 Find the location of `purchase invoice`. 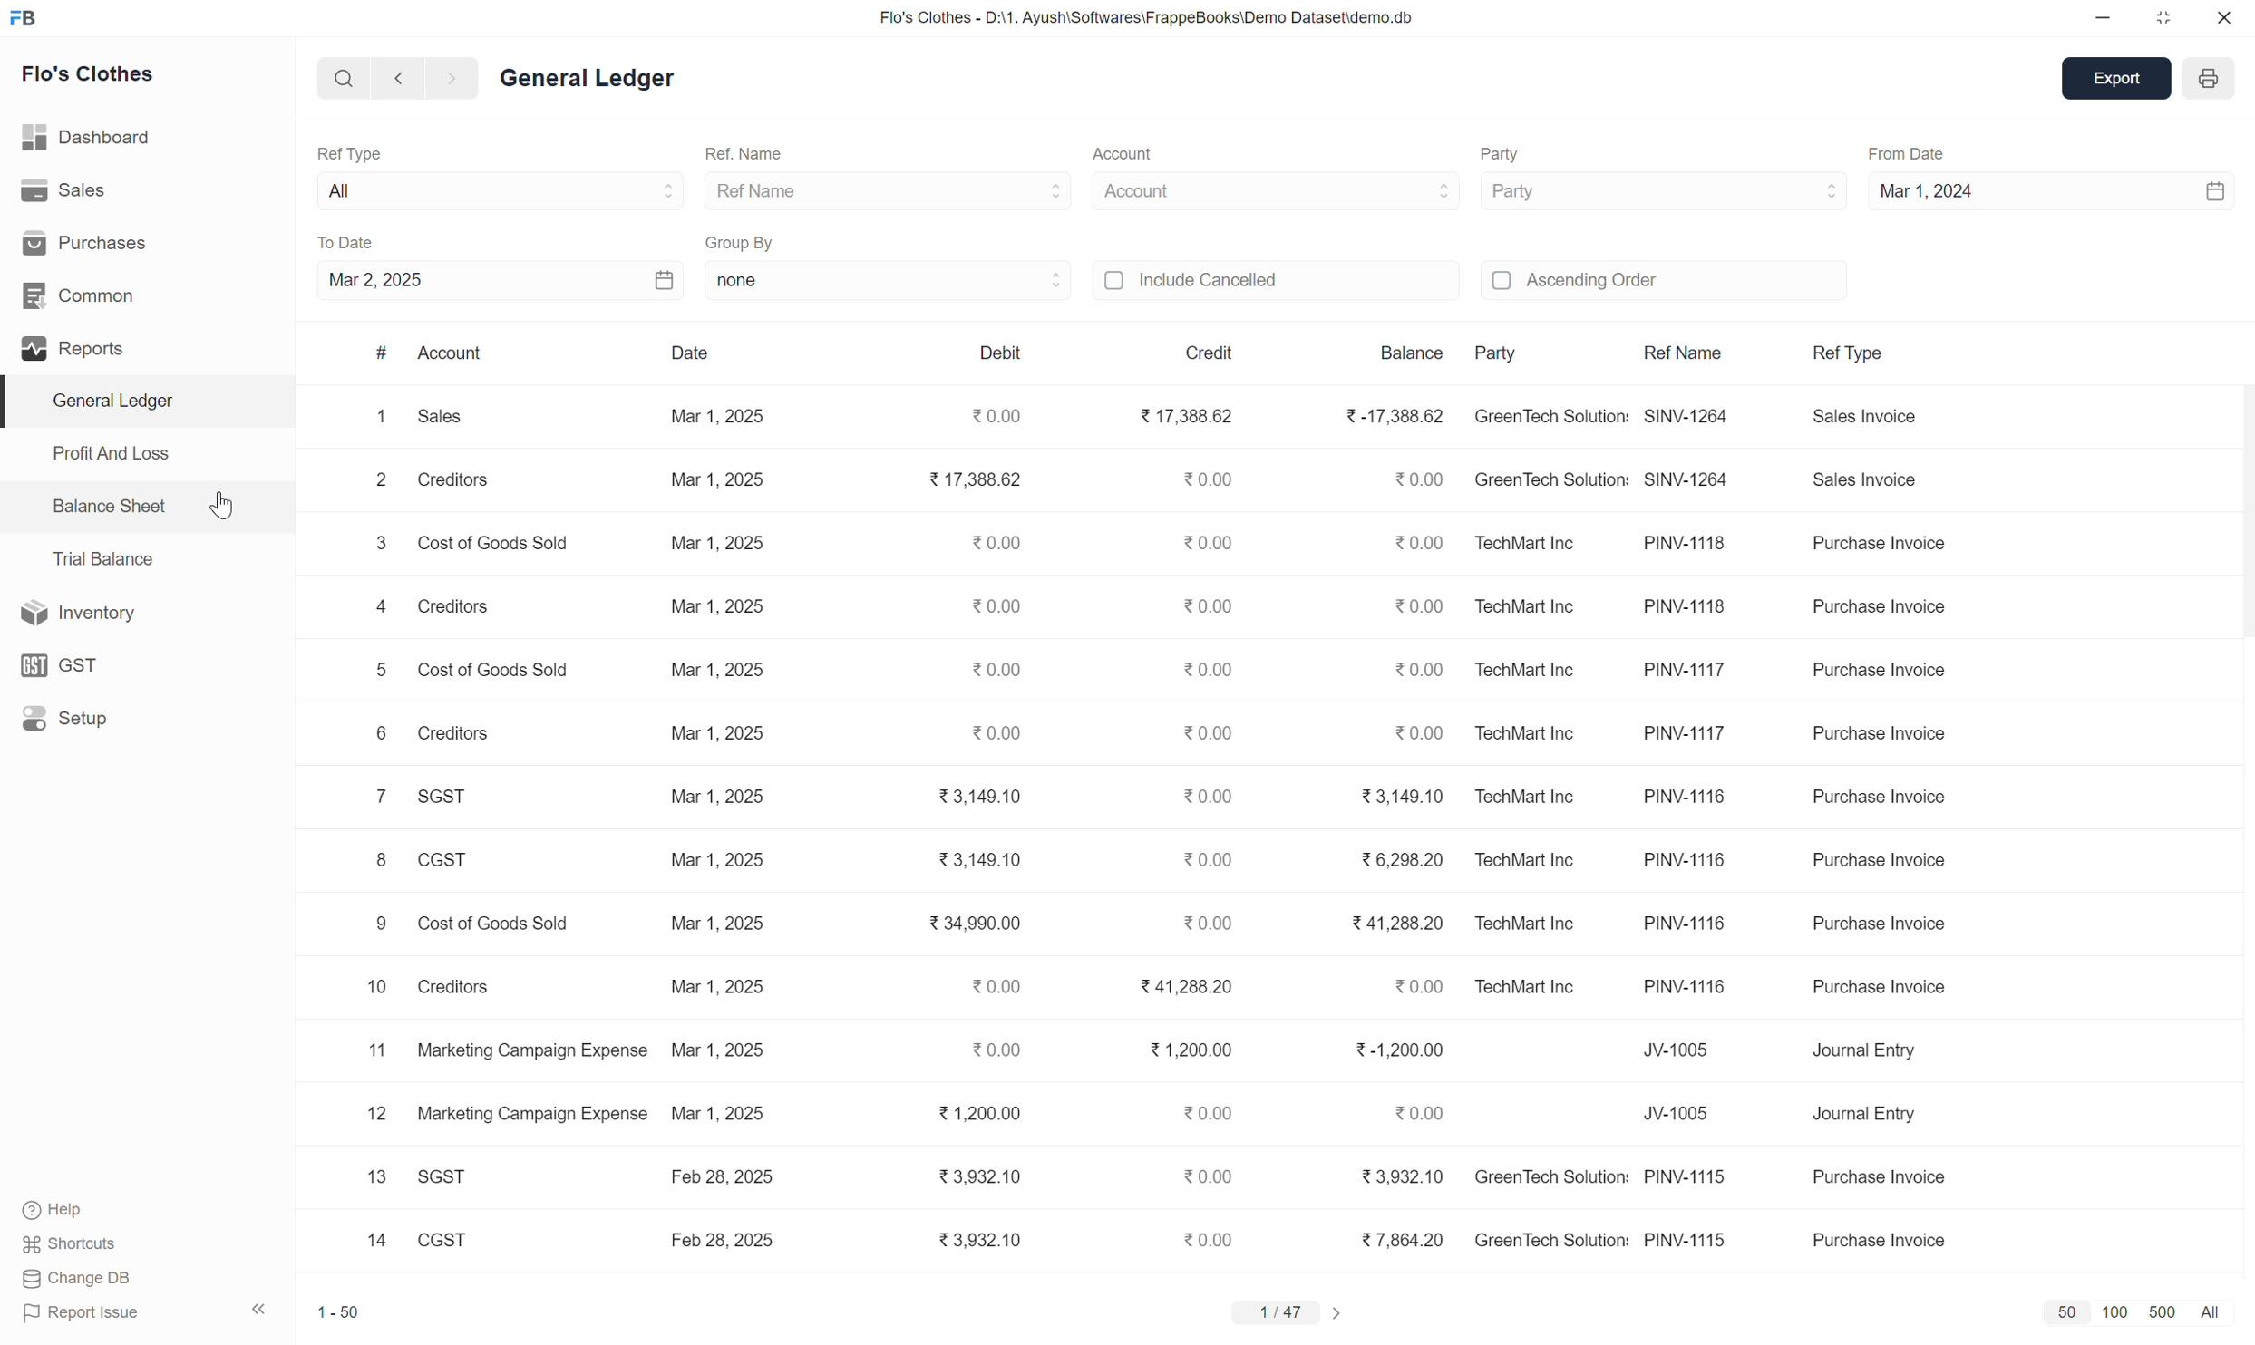

purchase invoice is located at coordinates (1880, 1239).